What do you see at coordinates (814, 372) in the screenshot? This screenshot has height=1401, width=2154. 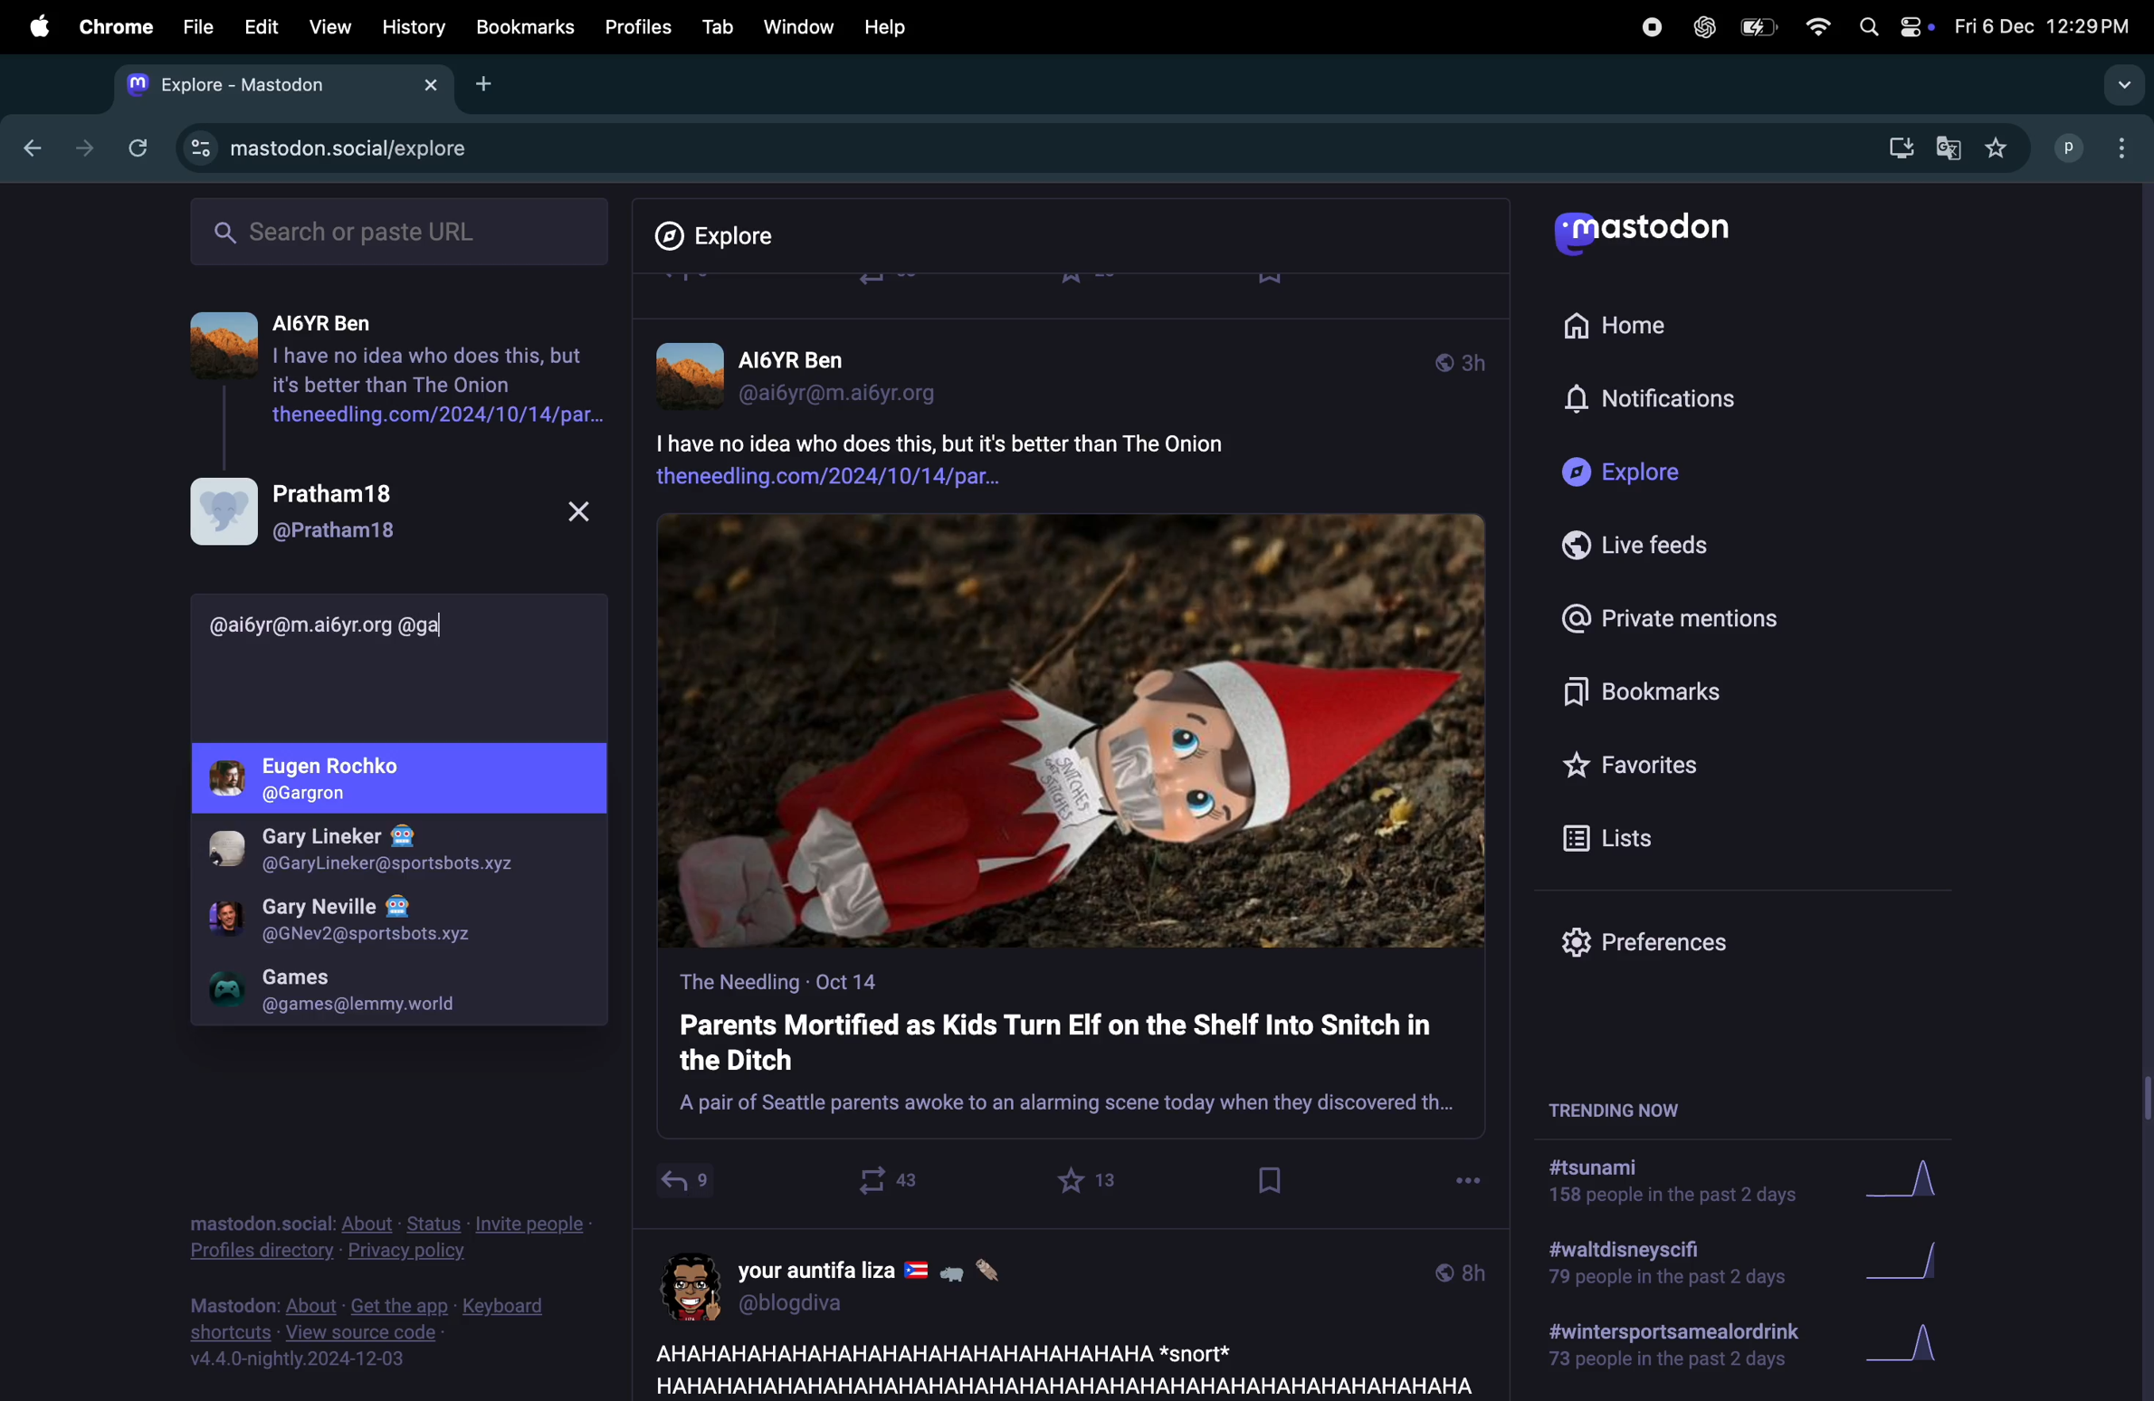 I see `user profile` at bounding box center [814, 372].